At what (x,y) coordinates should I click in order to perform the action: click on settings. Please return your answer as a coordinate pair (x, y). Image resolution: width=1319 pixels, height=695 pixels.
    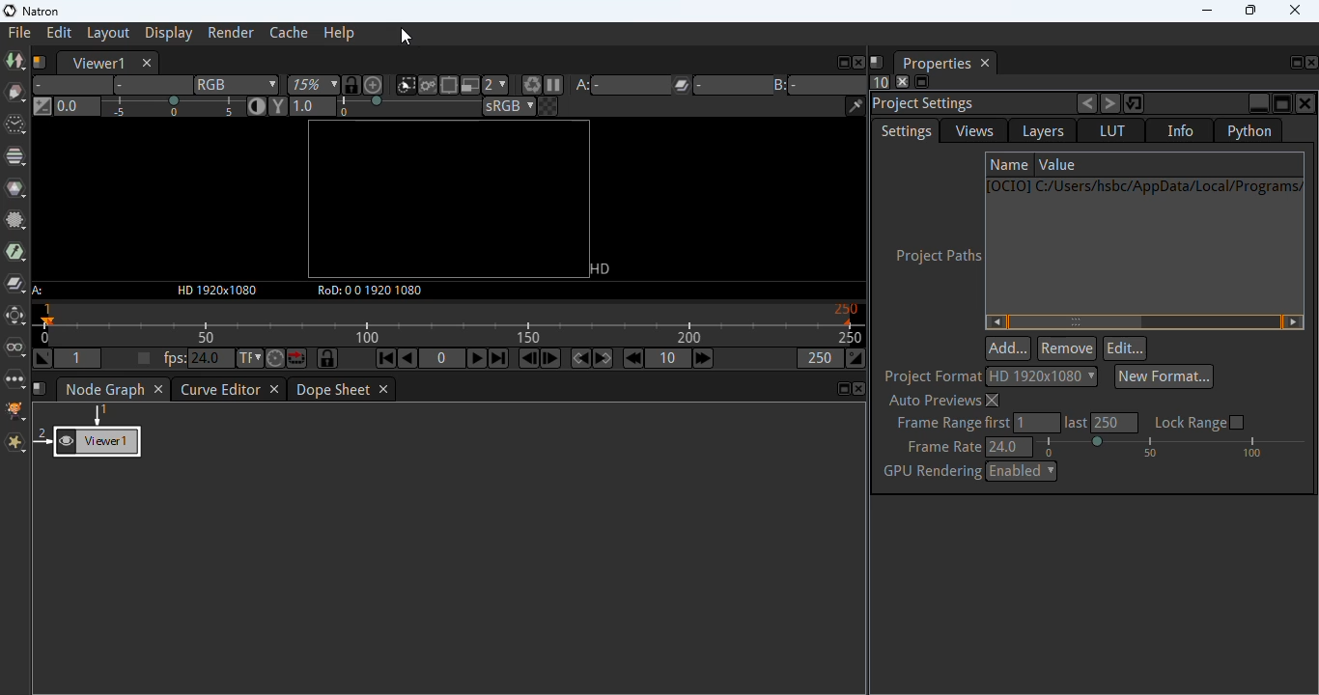
    Looking at the image, I should click on (906, 131).